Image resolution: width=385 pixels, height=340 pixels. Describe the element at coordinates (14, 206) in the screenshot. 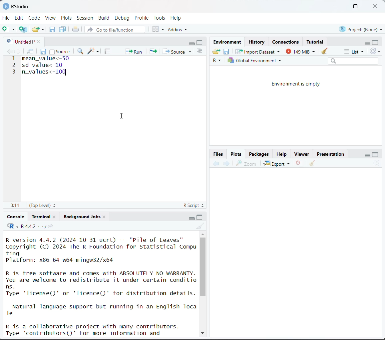

I see `3:14` at that location.